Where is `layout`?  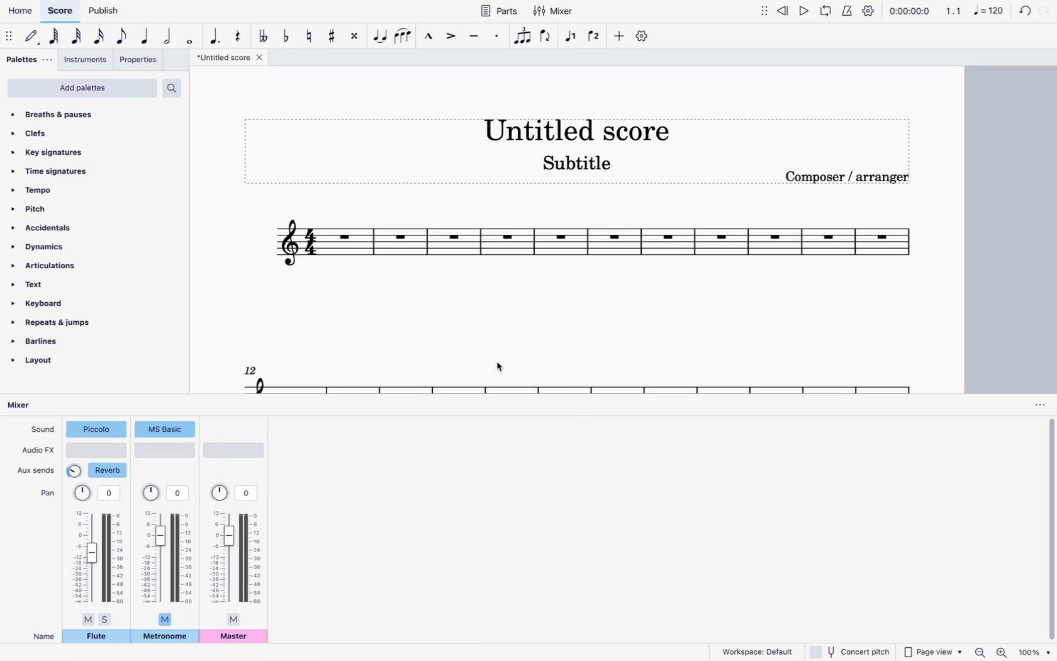
layout is located at coordinates (48, 364).